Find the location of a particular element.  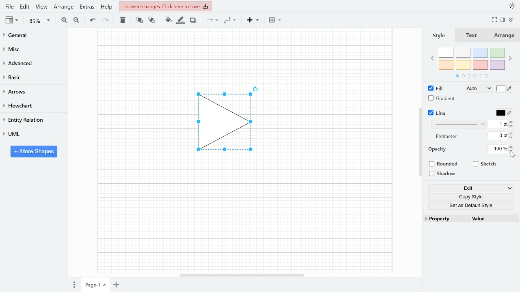

Style is located at coordinates (438, 35).